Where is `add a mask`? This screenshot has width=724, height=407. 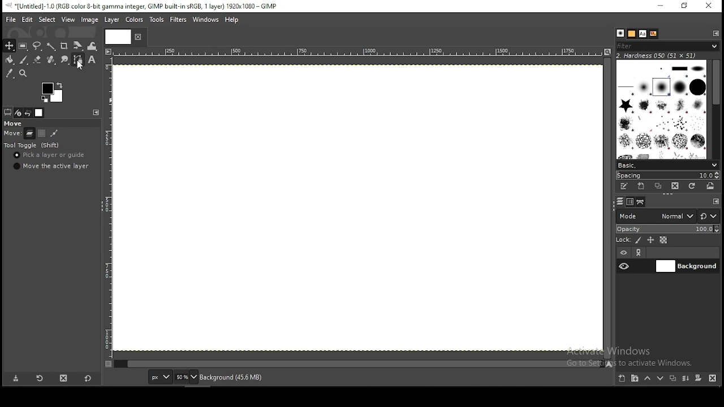 add a mask is located at coordinates (699, 378).